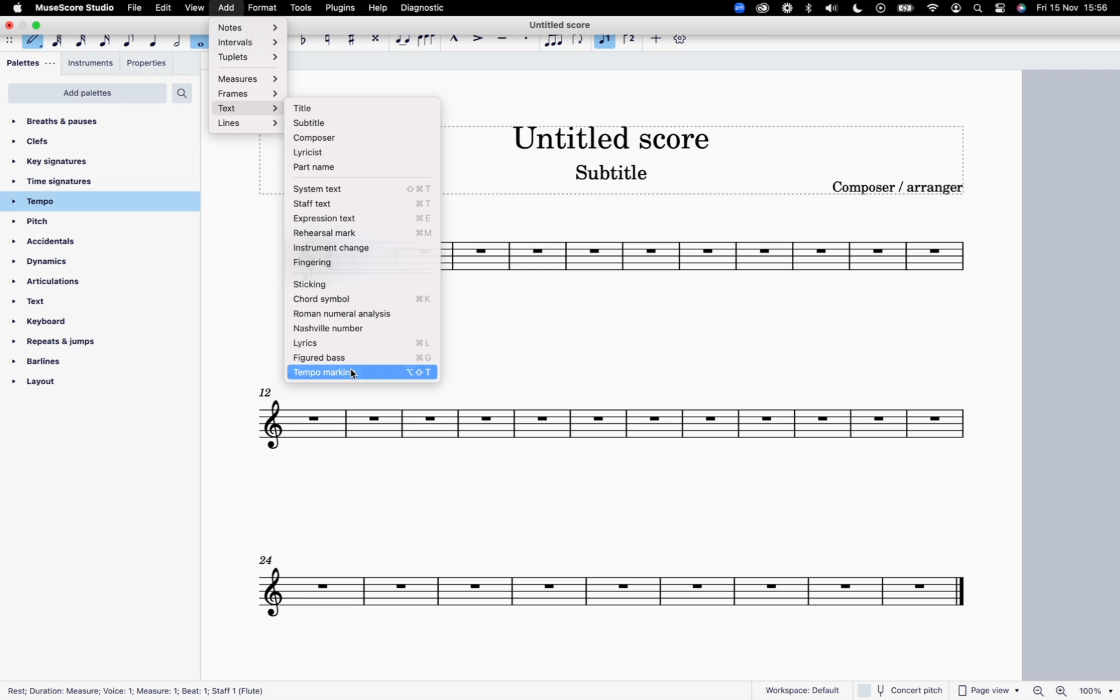  I want to click on bluetooth, so click(809, 9).